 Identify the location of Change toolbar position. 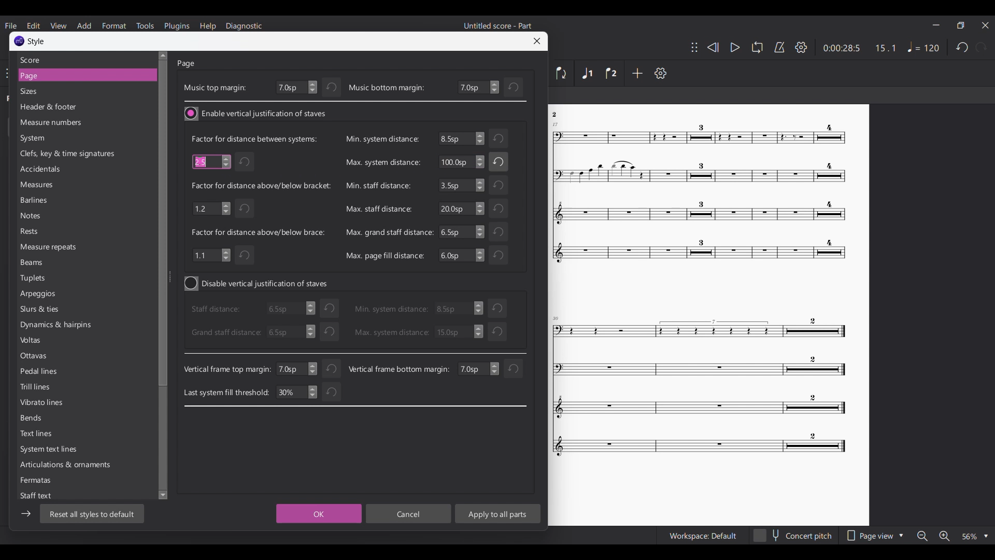
(694, 47).